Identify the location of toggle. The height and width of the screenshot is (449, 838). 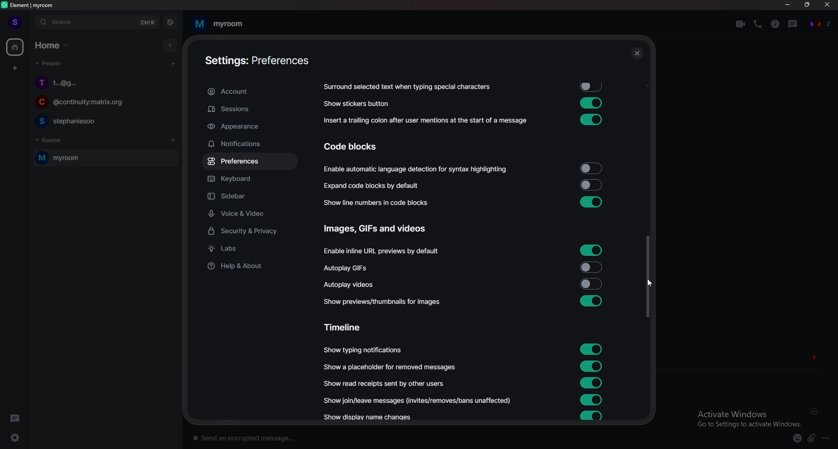
(592, 365).